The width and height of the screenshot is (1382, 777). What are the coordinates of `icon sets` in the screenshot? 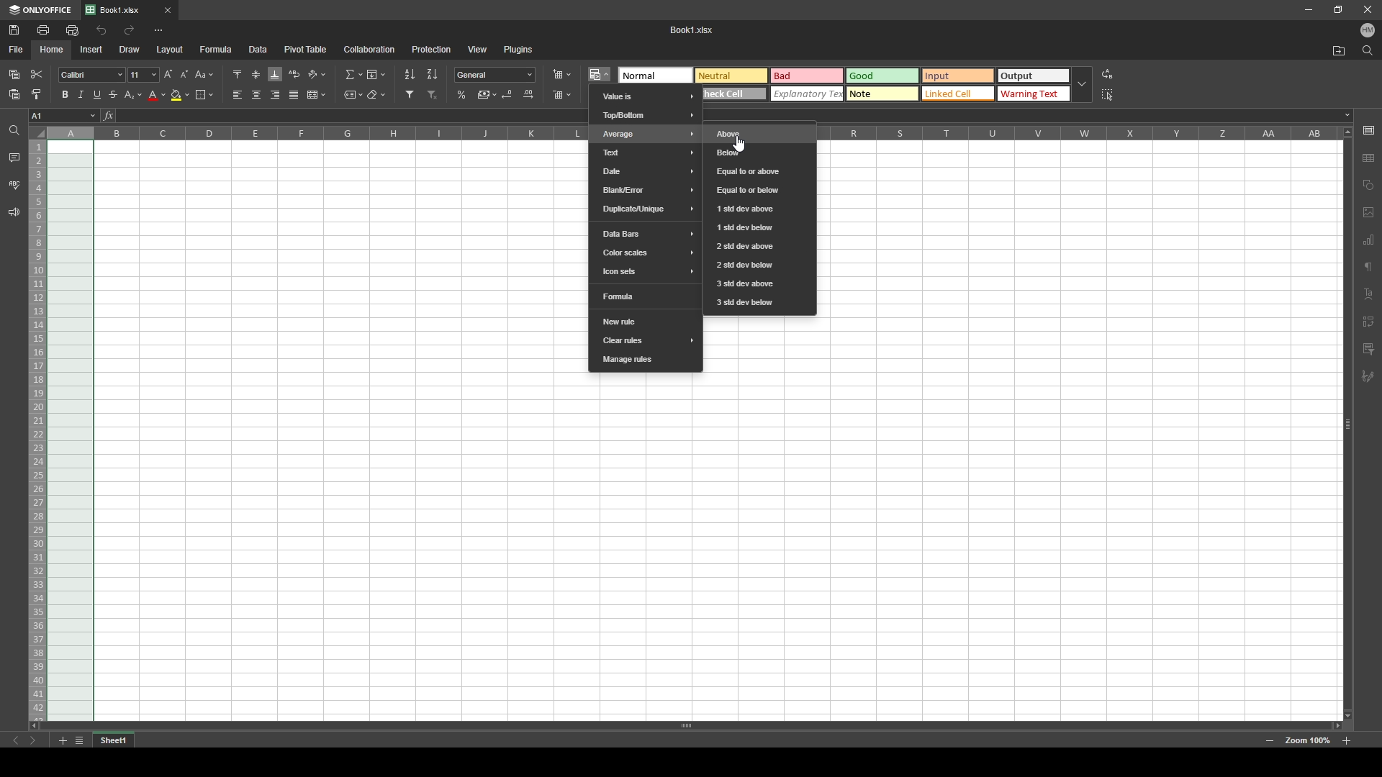 It's located at (646, 271).